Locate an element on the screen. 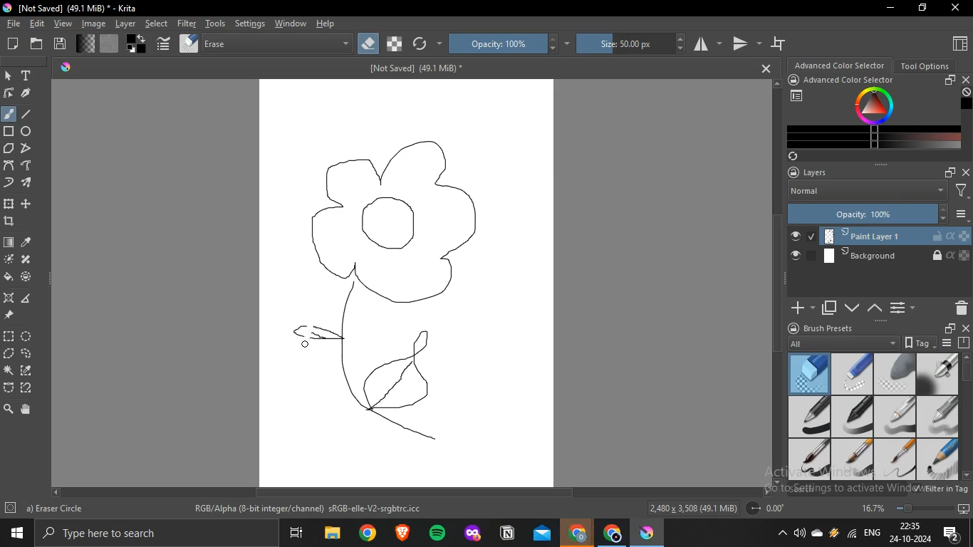  Opacity is located at coordinates (868, 214).